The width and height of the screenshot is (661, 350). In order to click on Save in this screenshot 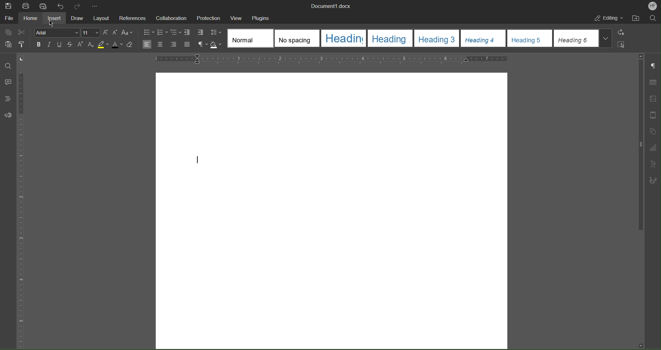, I will do `click(8, 5)`.